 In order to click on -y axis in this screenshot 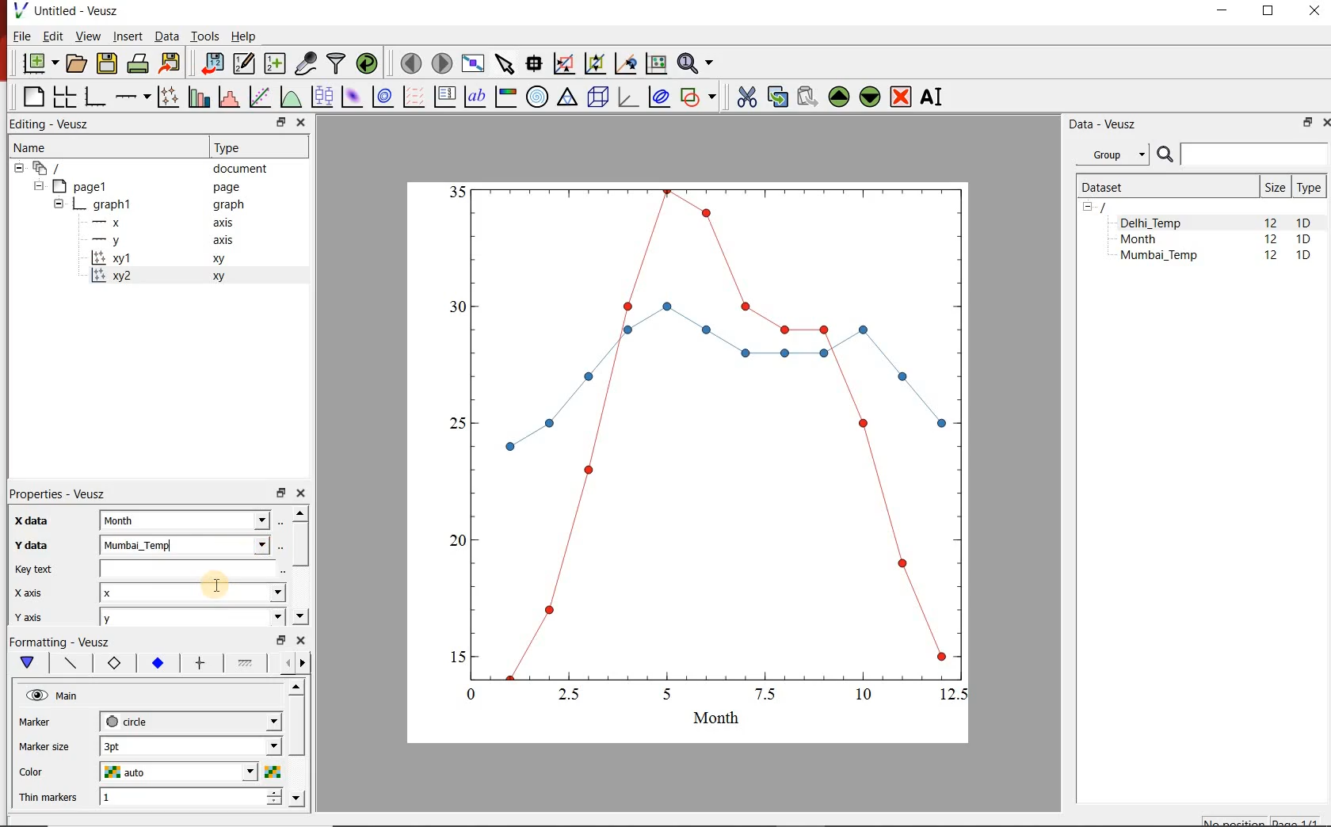, I will do `click(156, 242)`.